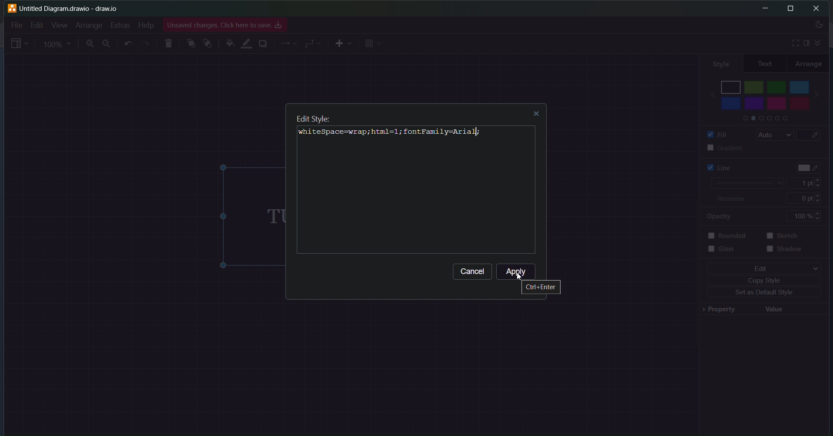 The width and height of the screenshot is (833, 436). What do you see at coordinates (736, 199) in the screenshot?
I see `perimeter` at bounding box center [736, 199].